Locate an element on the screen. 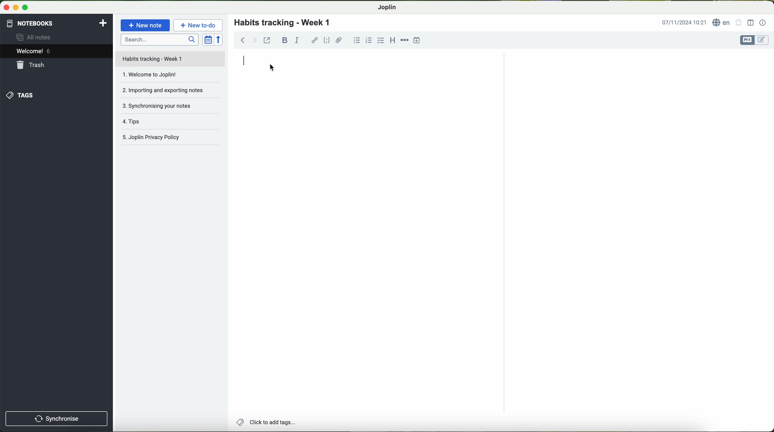  Joplin privacy policy is located at coordinates (171, 138).